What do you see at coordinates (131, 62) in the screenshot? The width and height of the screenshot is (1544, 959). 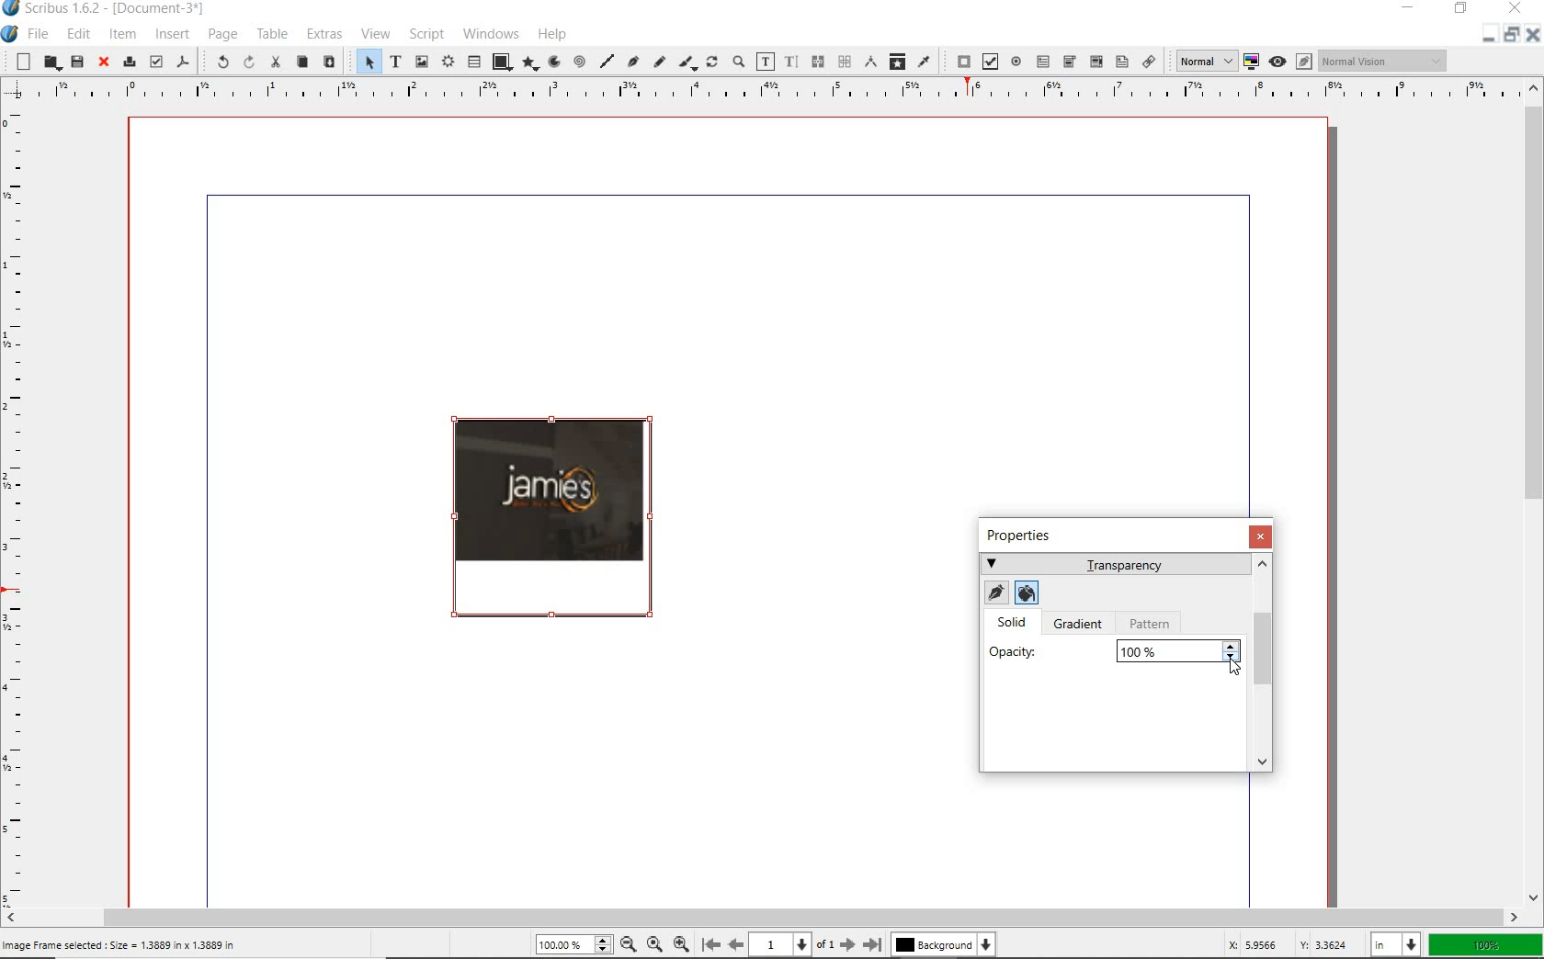 I see `print` at bounding box center [131, 62].